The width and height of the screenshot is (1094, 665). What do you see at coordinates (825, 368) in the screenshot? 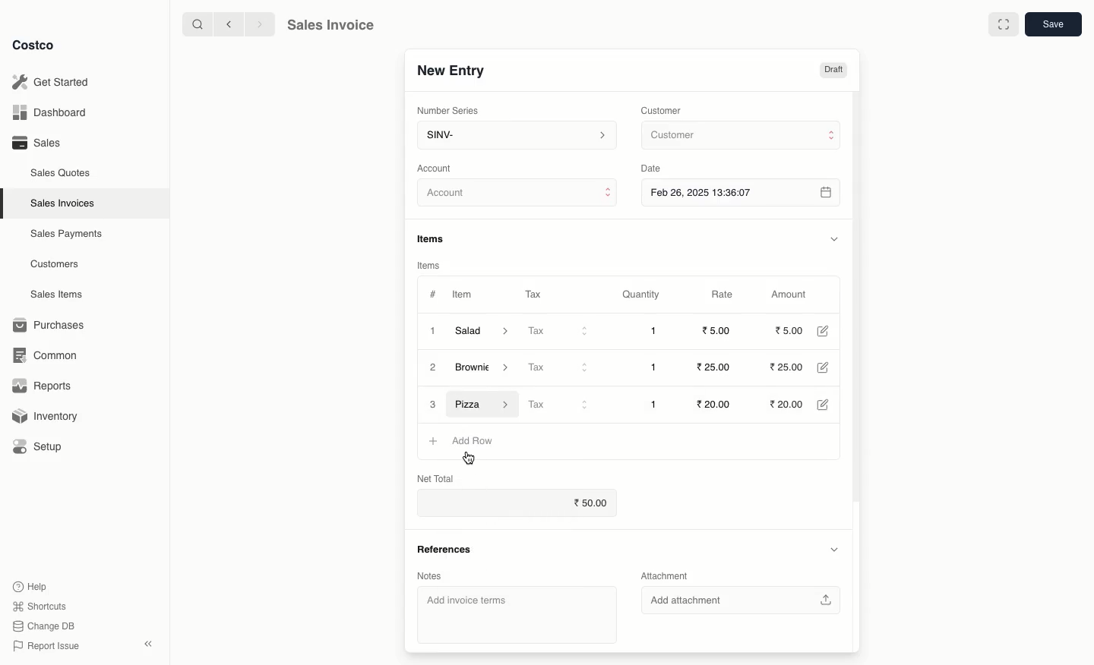
I see `Edit` at bounding box center [825, 368].